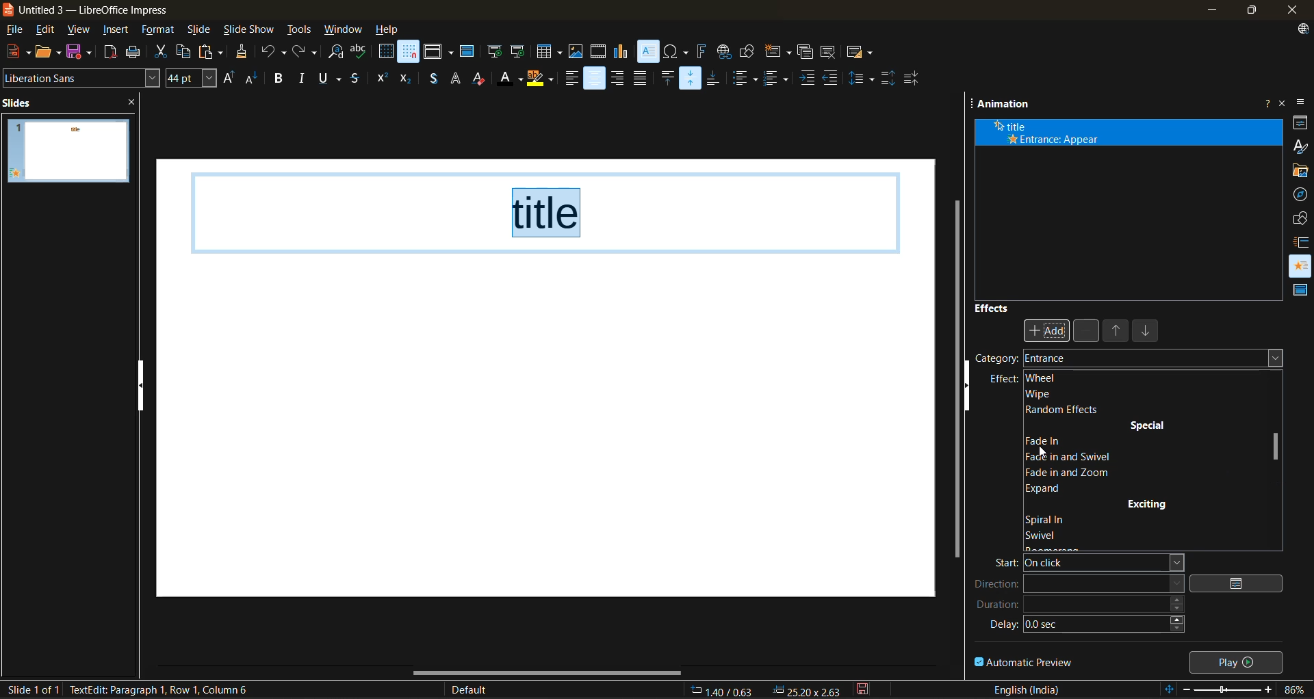  I want to click on close pane, so click(138, 104).